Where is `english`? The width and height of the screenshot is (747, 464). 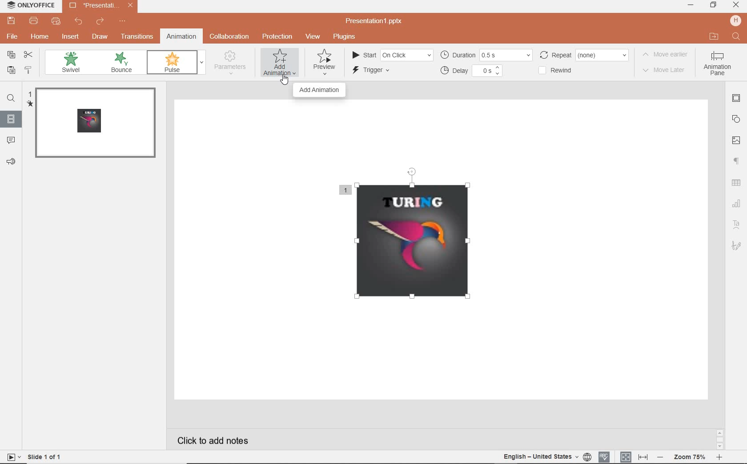
english is located at coordinates (538, 457).